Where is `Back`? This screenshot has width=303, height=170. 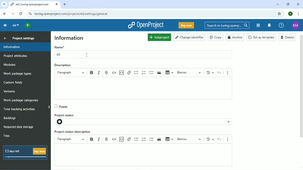
Back is located at coordinates (4, 38).